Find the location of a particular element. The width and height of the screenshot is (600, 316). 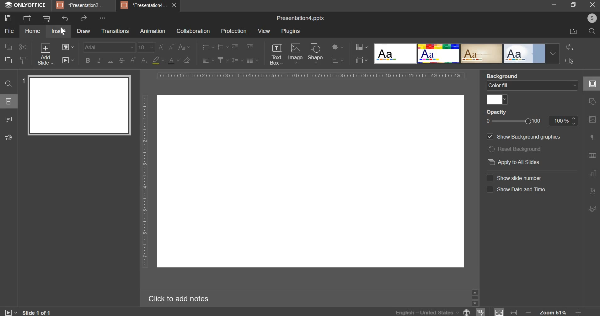

add slide is located at coordinates (45, 54).